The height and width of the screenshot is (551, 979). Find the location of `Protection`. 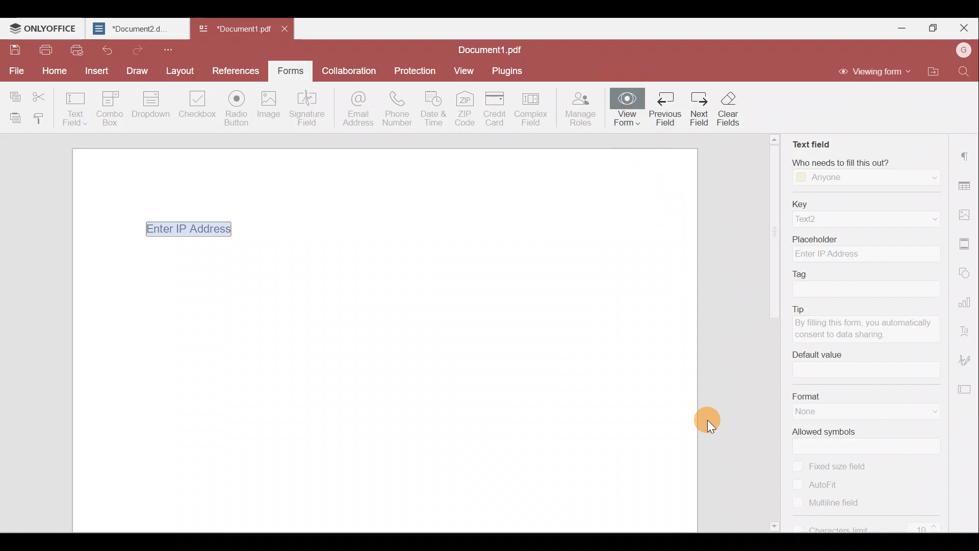

Protection is located at coordinates (418, 70).